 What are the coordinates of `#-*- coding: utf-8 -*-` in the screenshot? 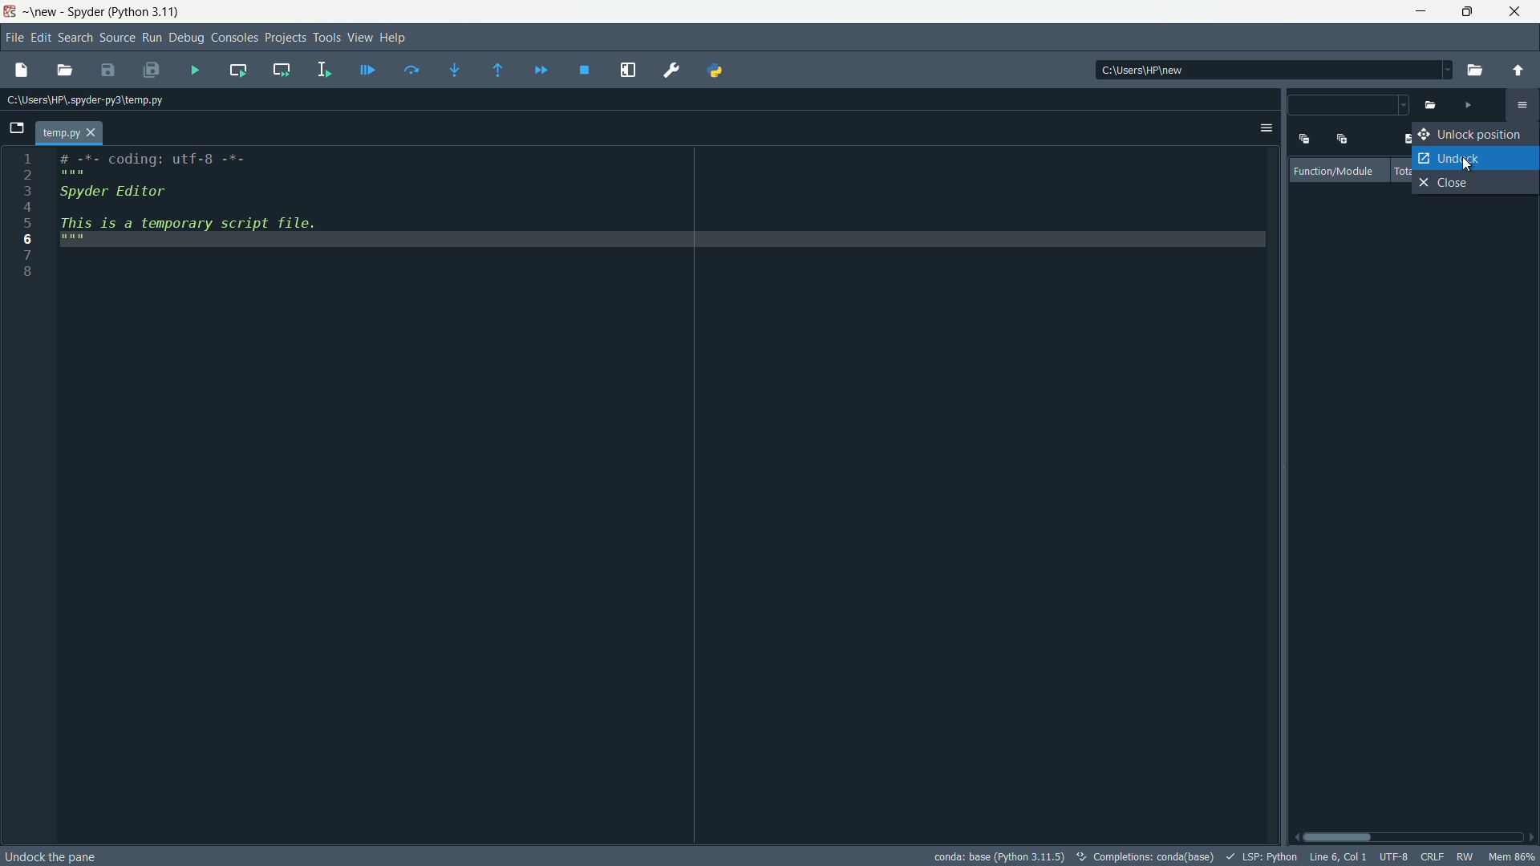 It's located at (156, 163).